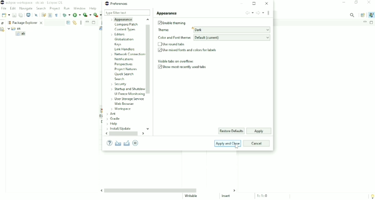 Image resolution: width=375 pixels, height=200 pixels. Describe the element at coordinates (254, 3) in the screenshot. I see `Maximize` at that location.